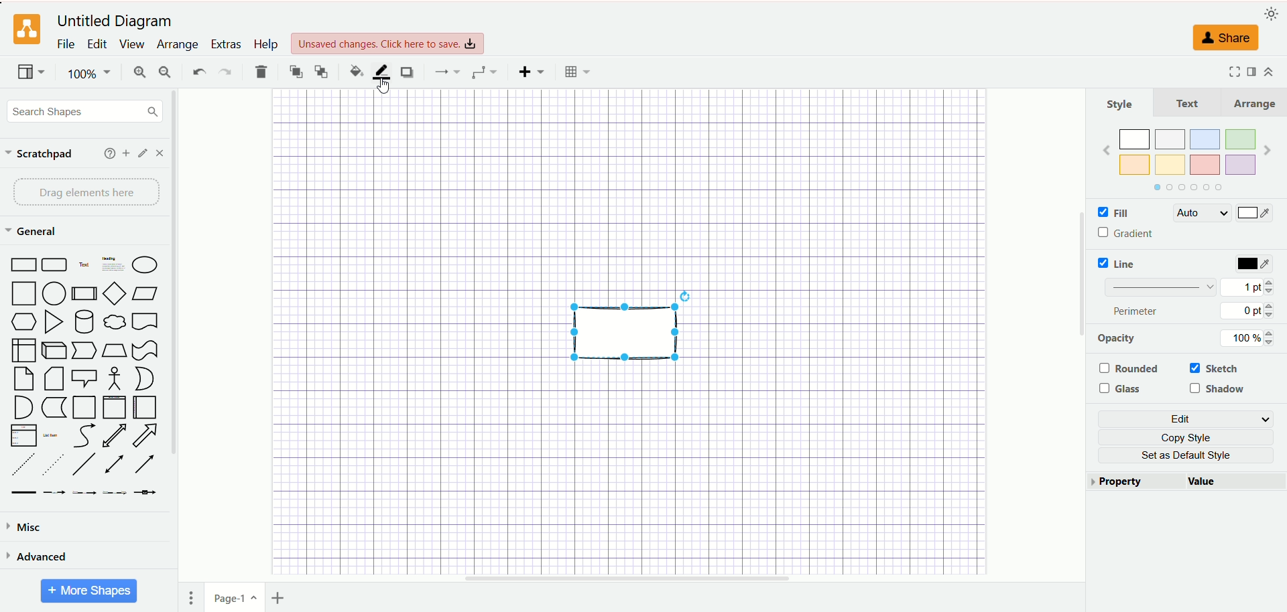 The image size is (1287, 612). I want to click on text, so click(1189, 102).